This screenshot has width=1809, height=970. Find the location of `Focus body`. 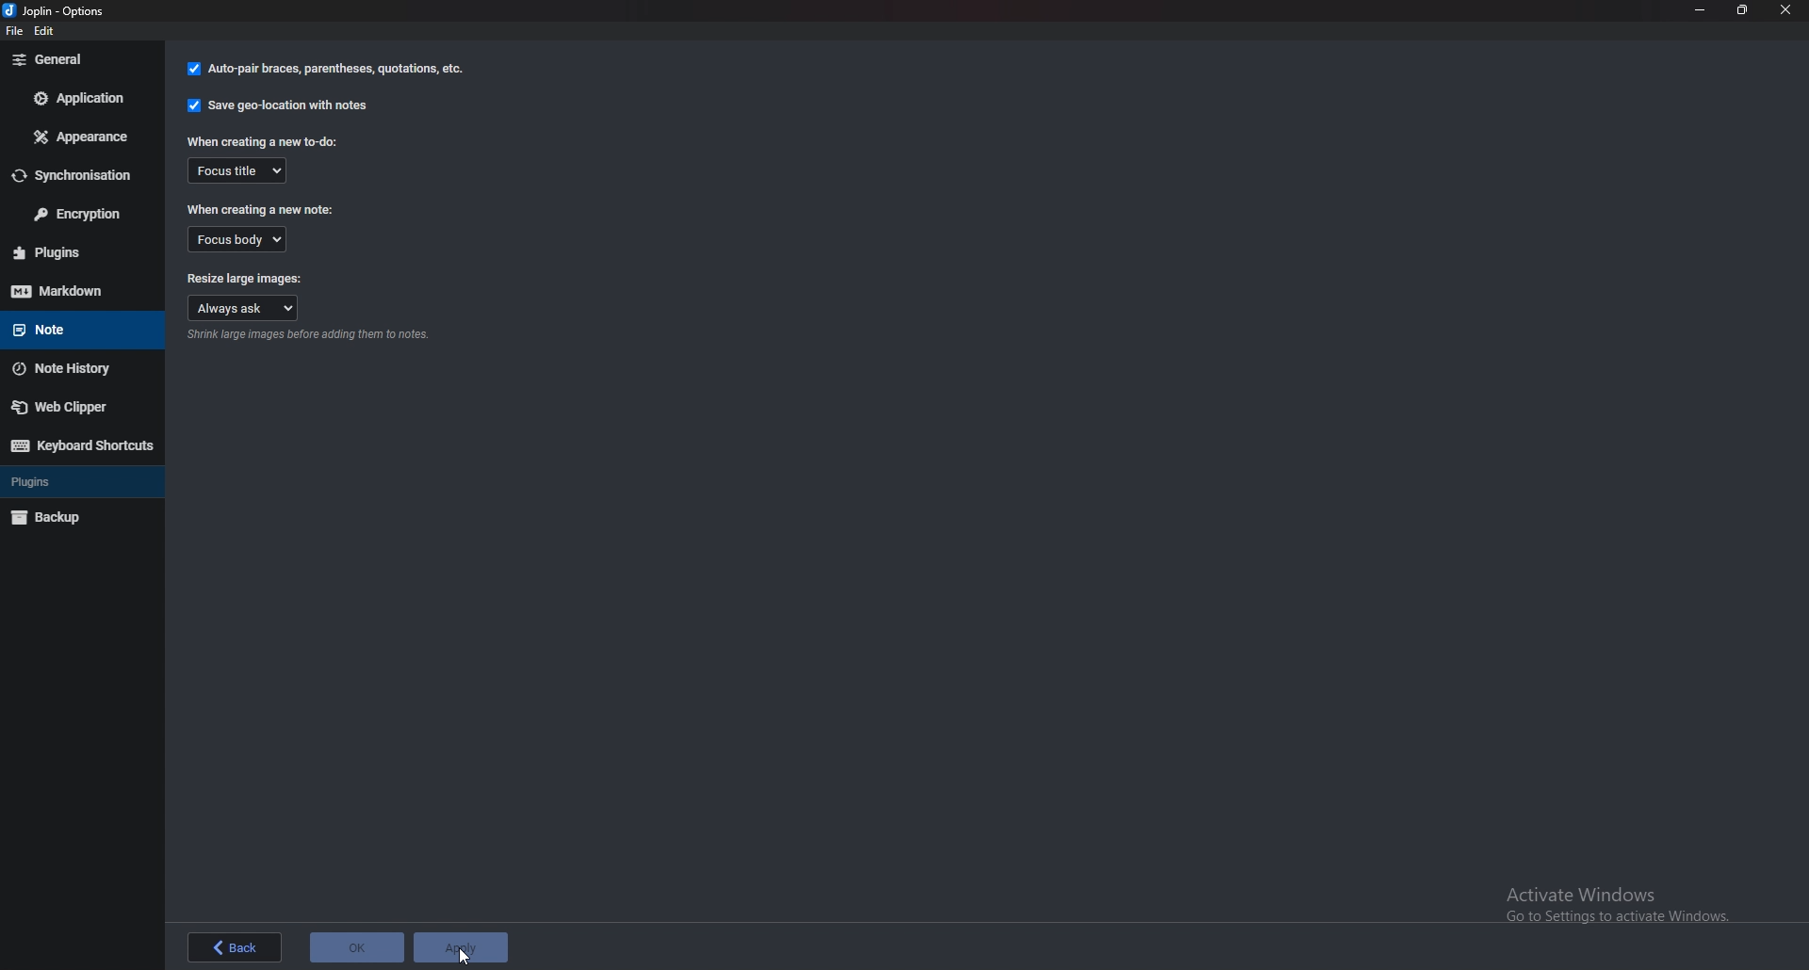

Focus body is located at coordinates (242, 240).